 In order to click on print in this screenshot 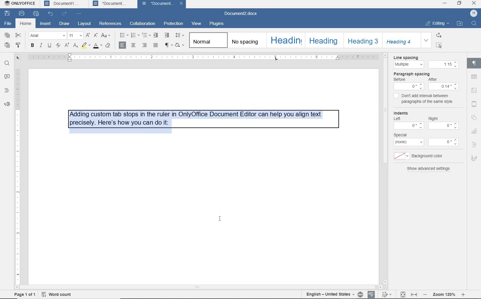, I will do `click(22, 13)`.